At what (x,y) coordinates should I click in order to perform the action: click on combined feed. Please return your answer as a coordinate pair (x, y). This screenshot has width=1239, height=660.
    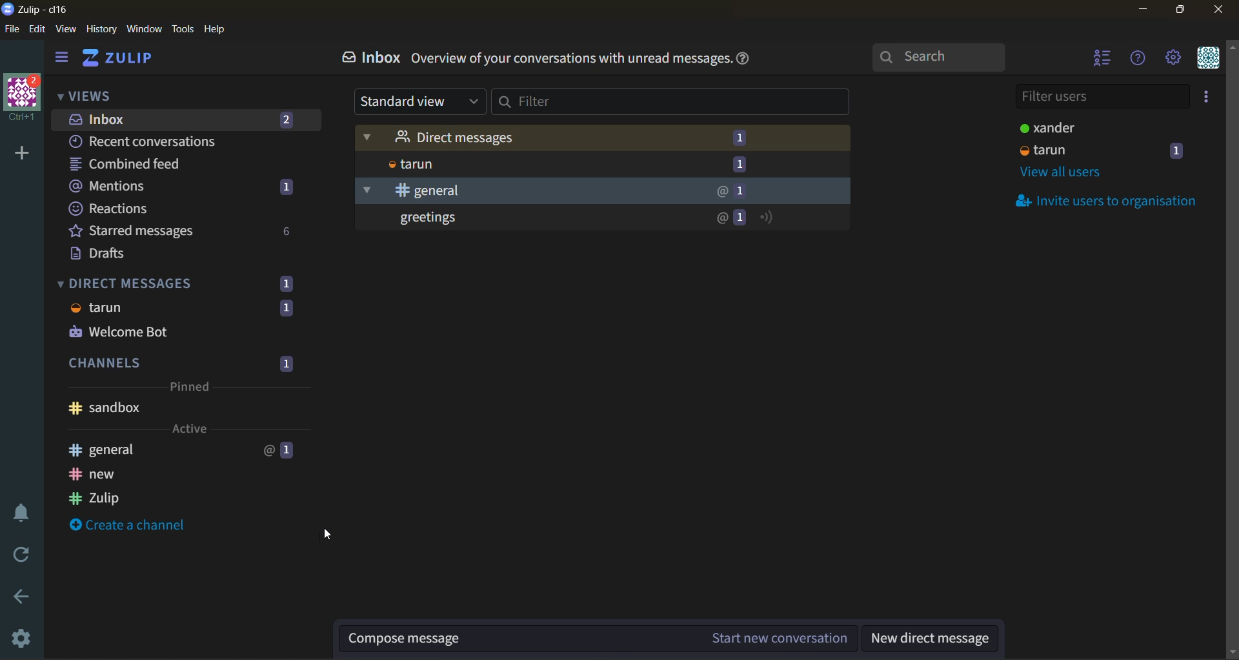
    Looking at the image, I should click on (150, 163).